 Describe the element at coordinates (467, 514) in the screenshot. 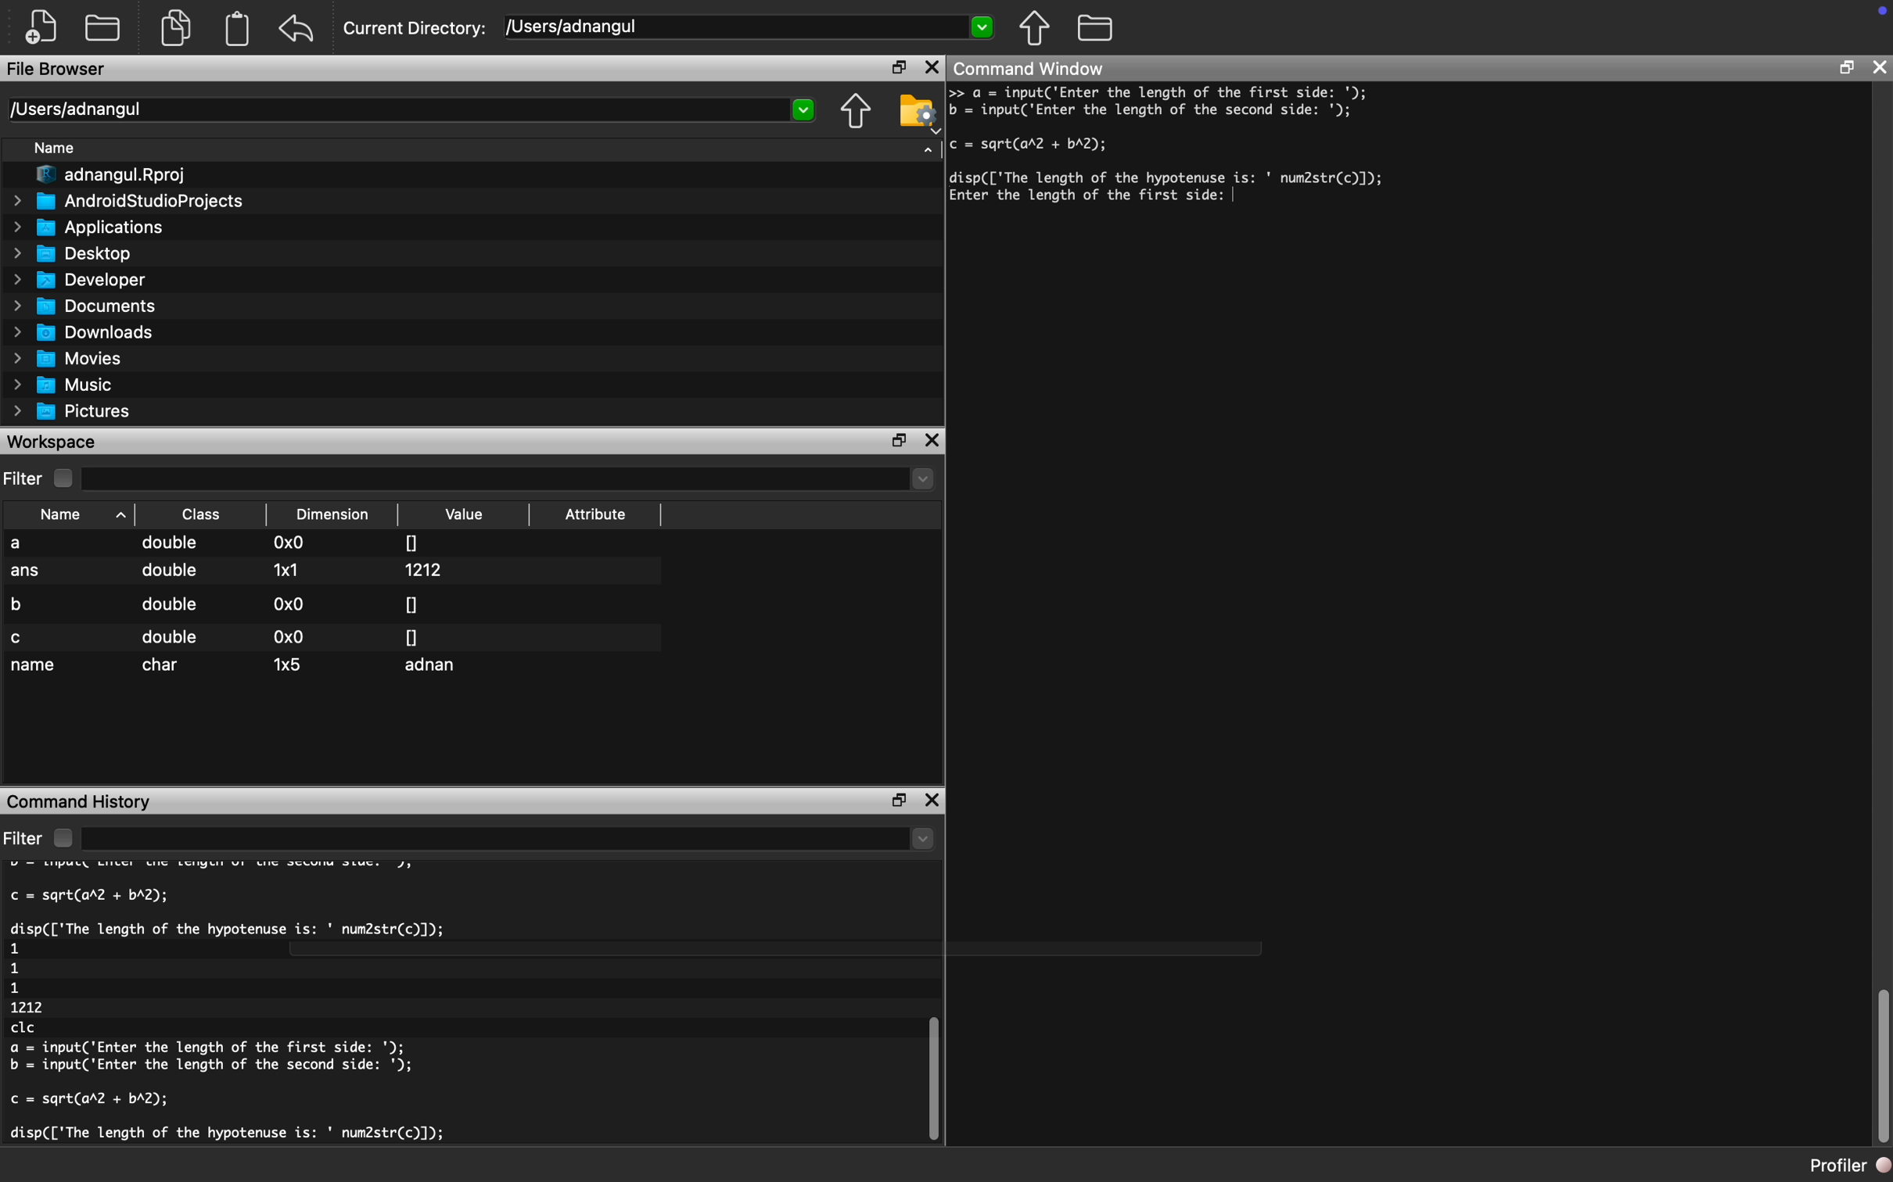

I see `Value` at that location.